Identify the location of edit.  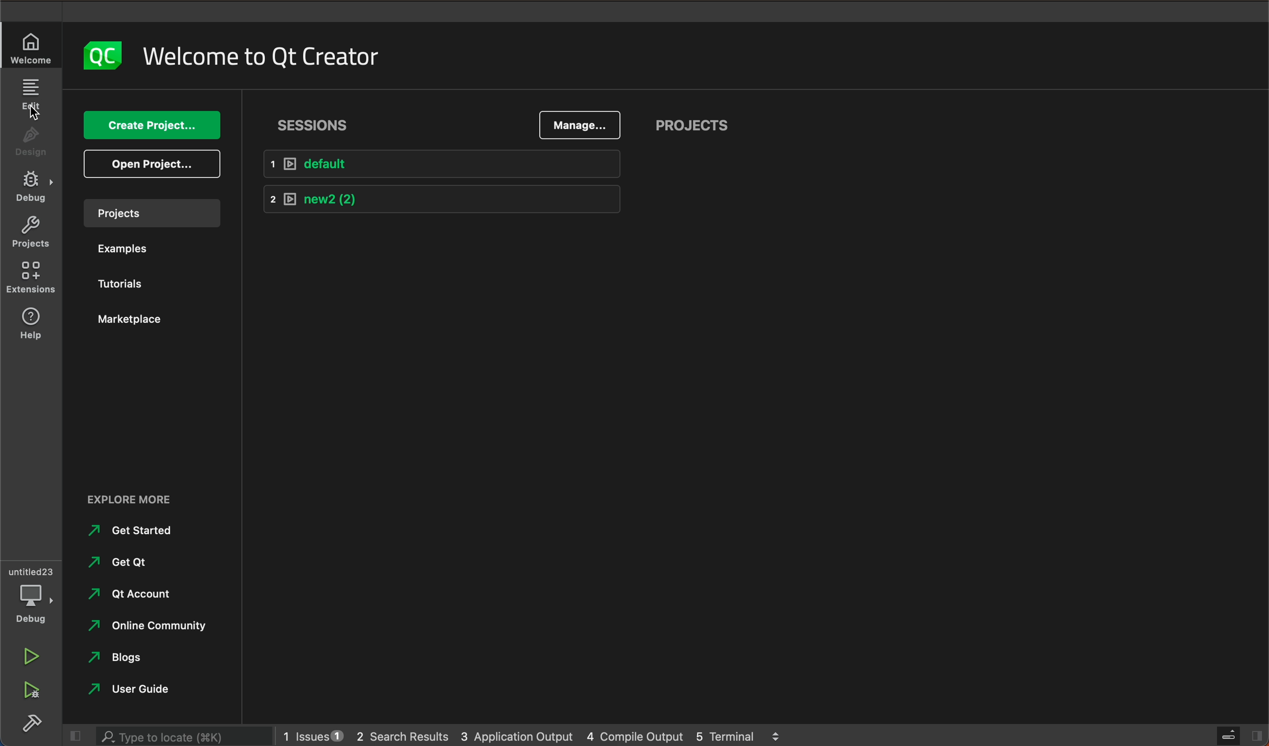
(32, 97).